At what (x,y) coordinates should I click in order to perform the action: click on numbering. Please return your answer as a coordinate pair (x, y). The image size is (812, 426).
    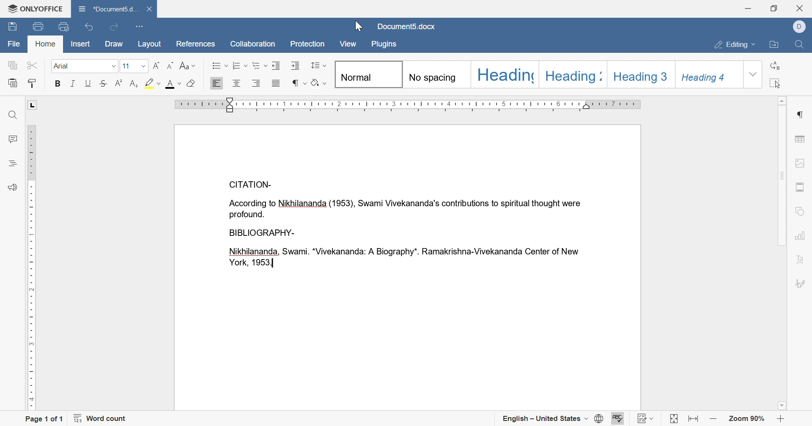
    Looking at the image, I should click on (240, 65).